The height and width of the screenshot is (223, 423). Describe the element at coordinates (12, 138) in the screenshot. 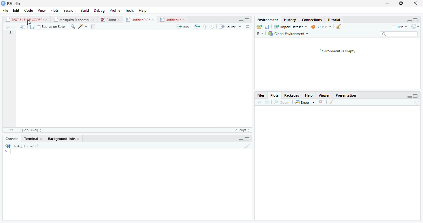

I see `Console` at that location.